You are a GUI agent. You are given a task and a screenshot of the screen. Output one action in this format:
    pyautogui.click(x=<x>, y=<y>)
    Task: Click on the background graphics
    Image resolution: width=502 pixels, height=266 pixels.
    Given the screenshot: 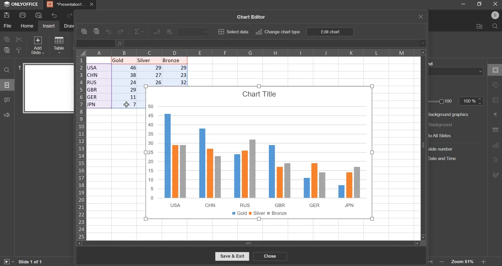 What is the action you would take?
    pyautogui.click(x=450, y=114)
    